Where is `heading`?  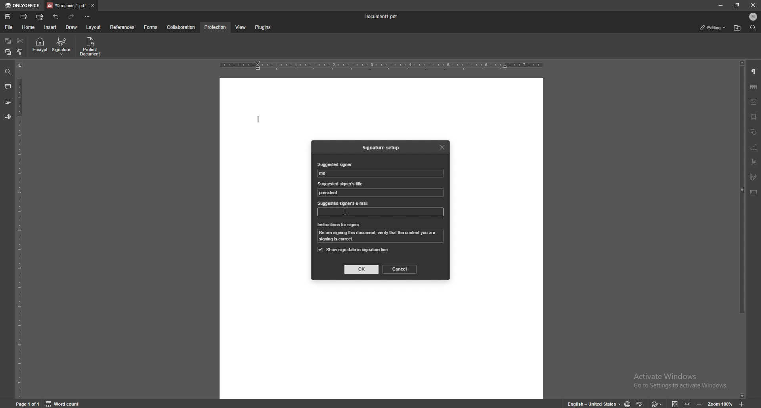
heading is located at coordinates (8, 103).